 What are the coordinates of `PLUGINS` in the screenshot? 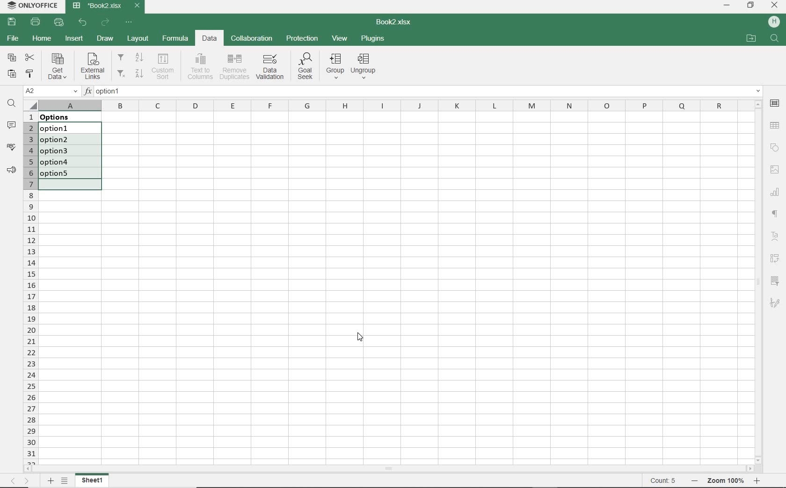 It's located at (373, 39).